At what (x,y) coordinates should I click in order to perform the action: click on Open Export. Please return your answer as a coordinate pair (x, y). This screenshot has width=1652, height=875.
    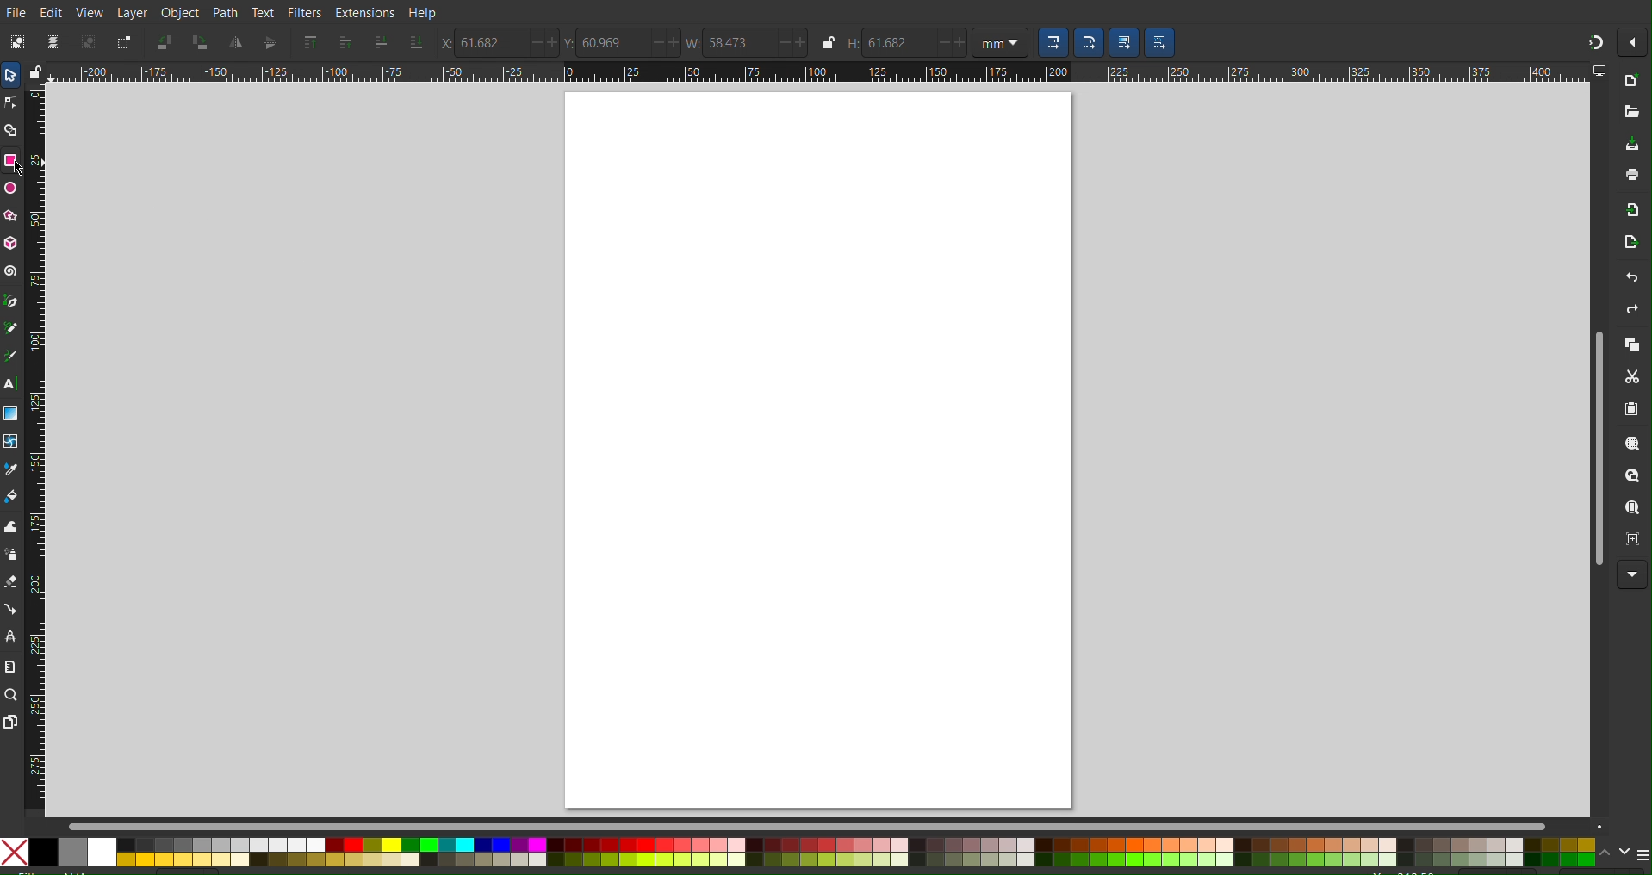
    Looking at the image, I should click on (1623, 246).